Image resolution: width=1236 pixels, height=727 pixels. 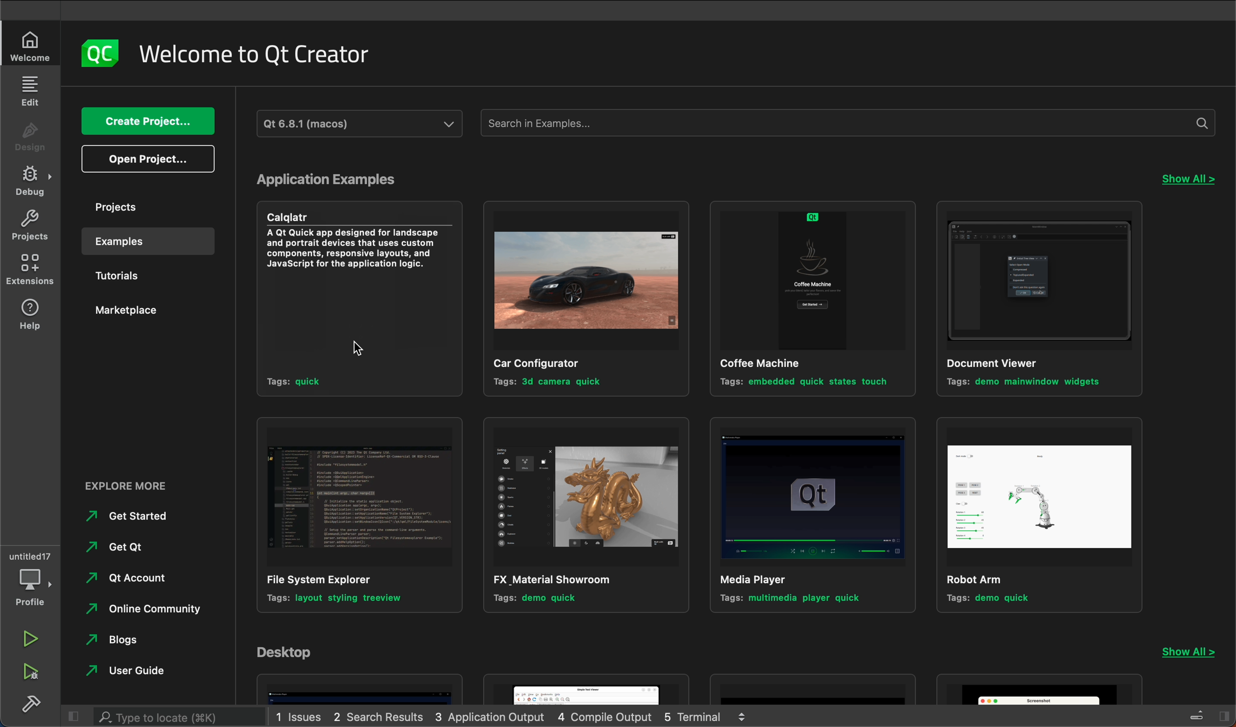 What do you see at coordinates (1195, 653) in the screenshot?
I see `show all` at bounding box center [1195, 653].